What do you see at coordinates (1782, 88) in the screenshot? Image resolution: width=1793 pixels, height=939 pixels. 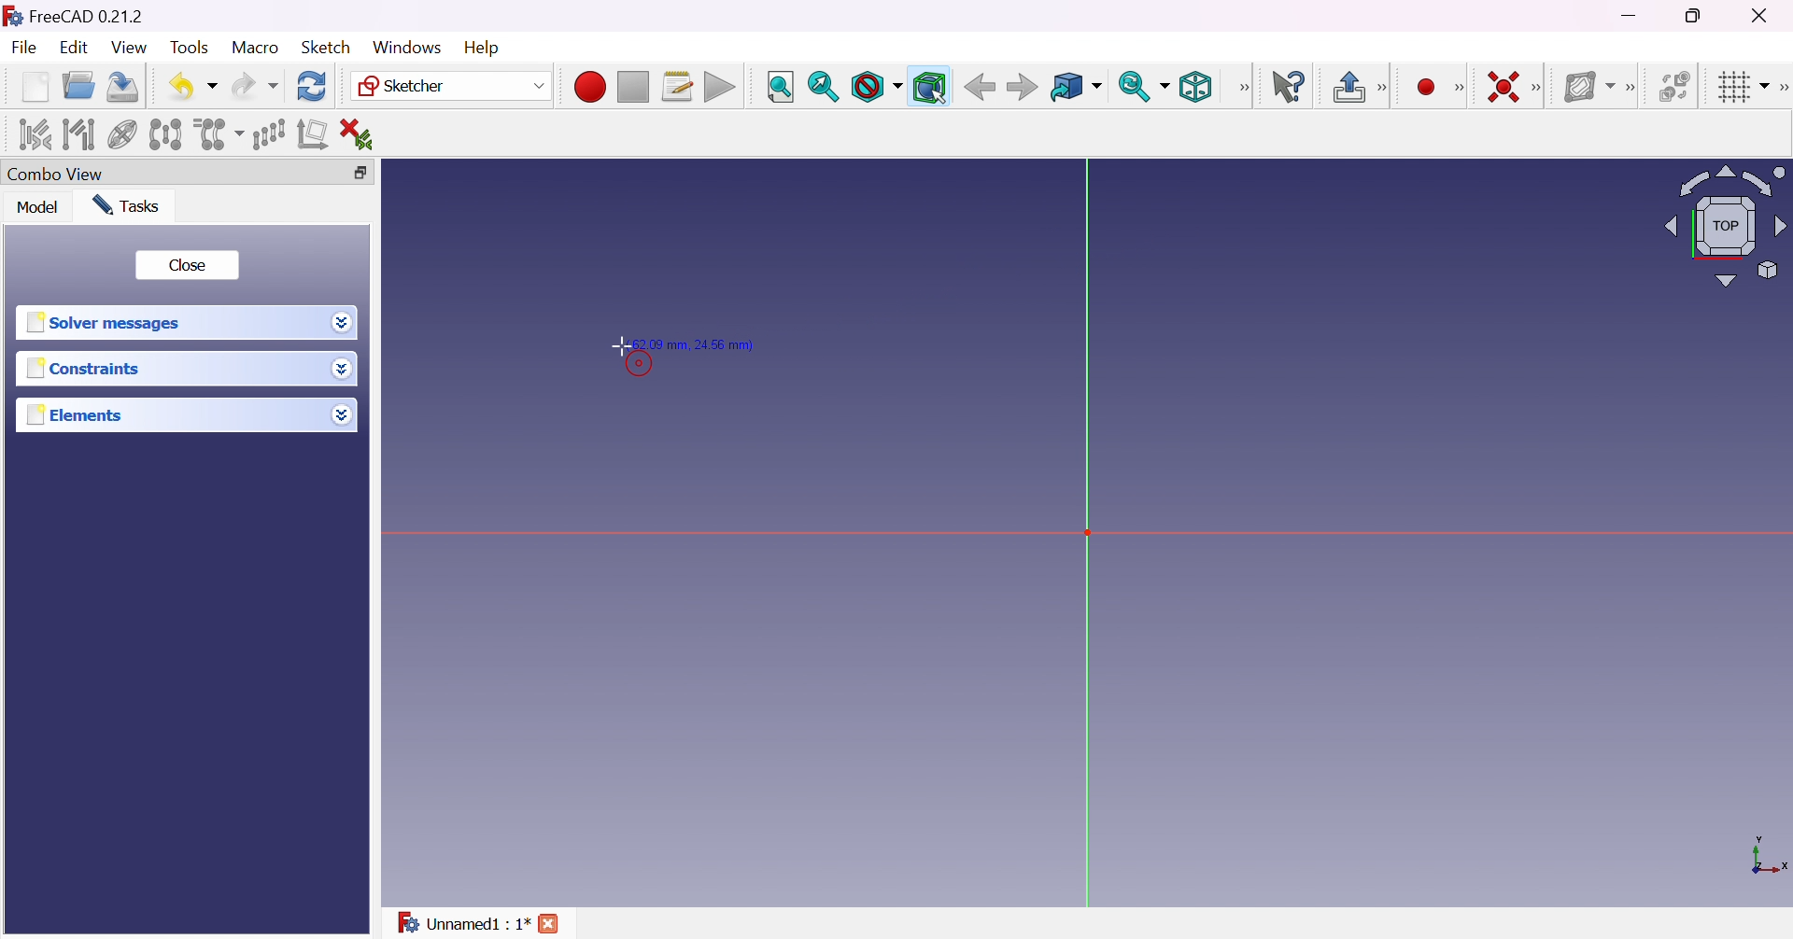 I see `Sketcher edit tools` at bounding box center [1782, 88].